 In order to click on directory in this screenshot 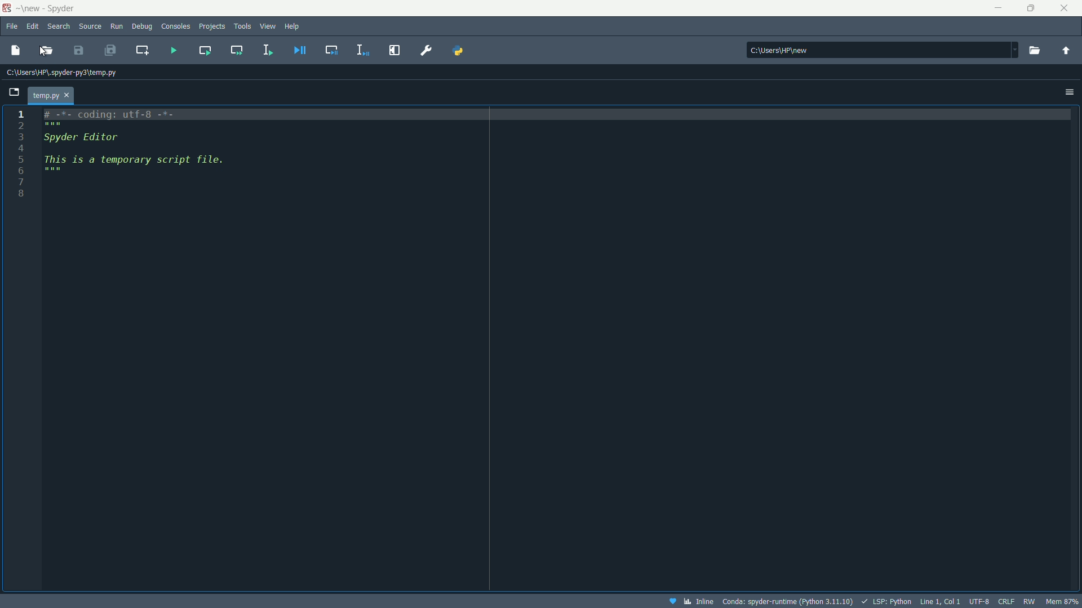, I will do `click(883, 50)`.